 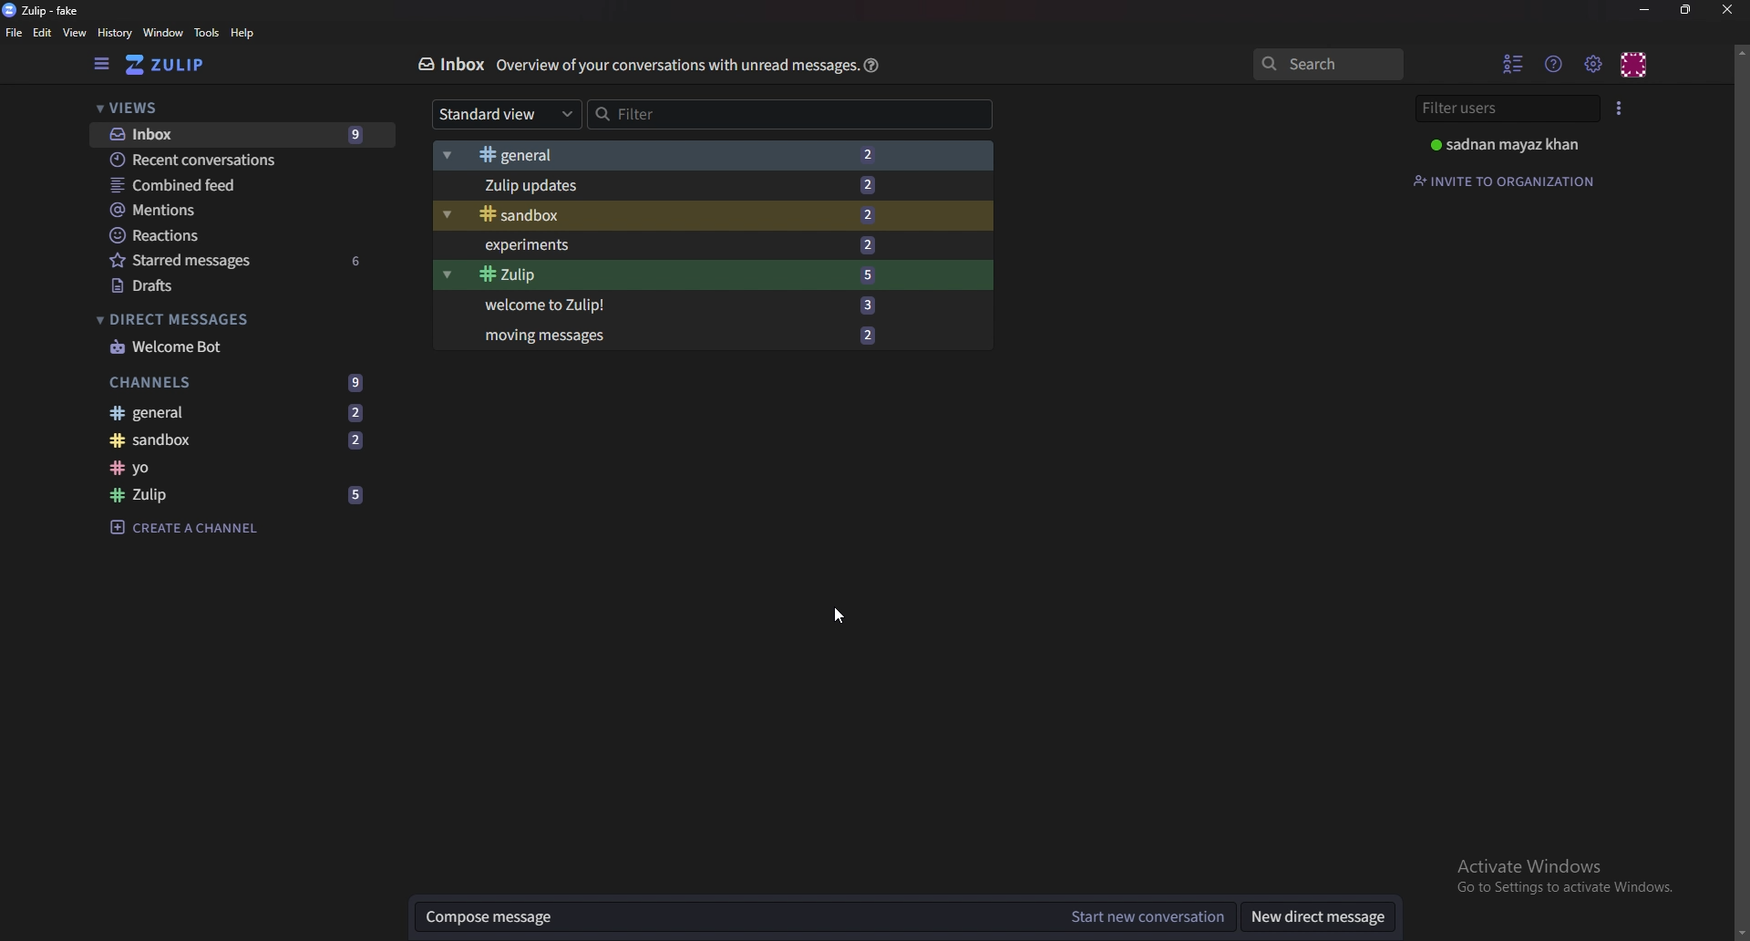 I want to click on Standard view, so click(x=507, y=115).